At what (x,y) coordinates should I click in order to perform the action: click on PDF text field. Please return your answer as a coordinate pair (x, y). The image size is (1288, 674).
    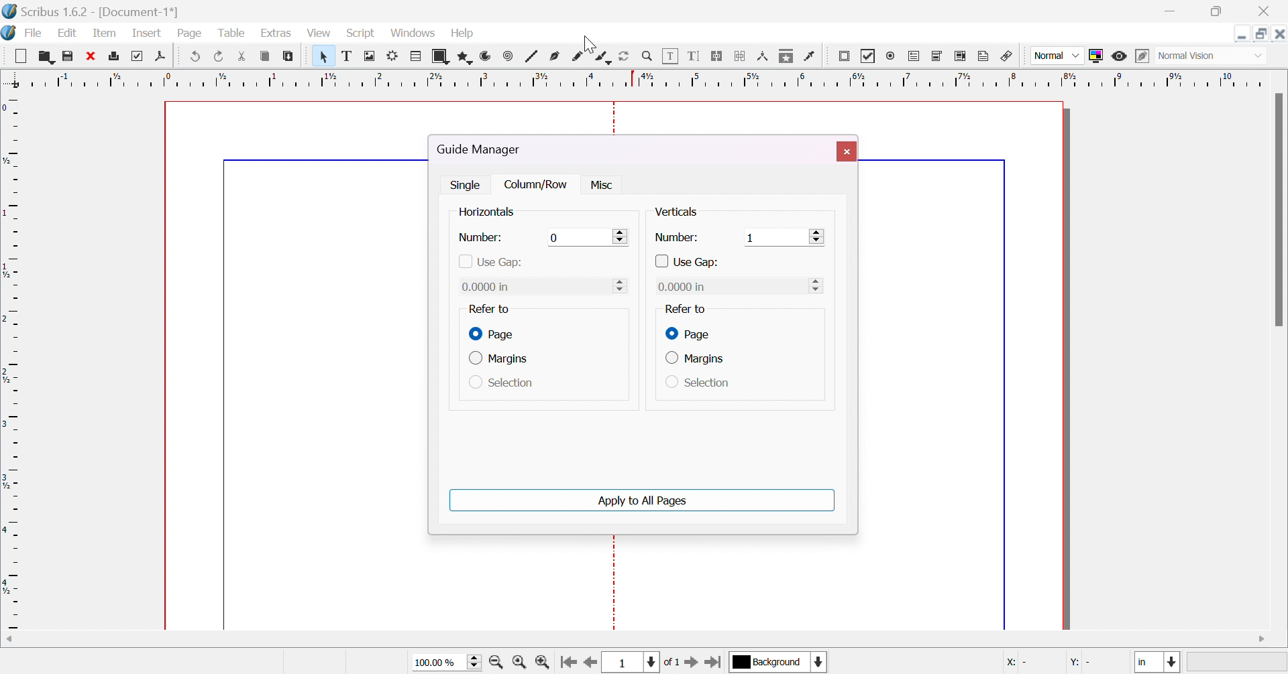
    Looking at the image, I should click on (916, 57).